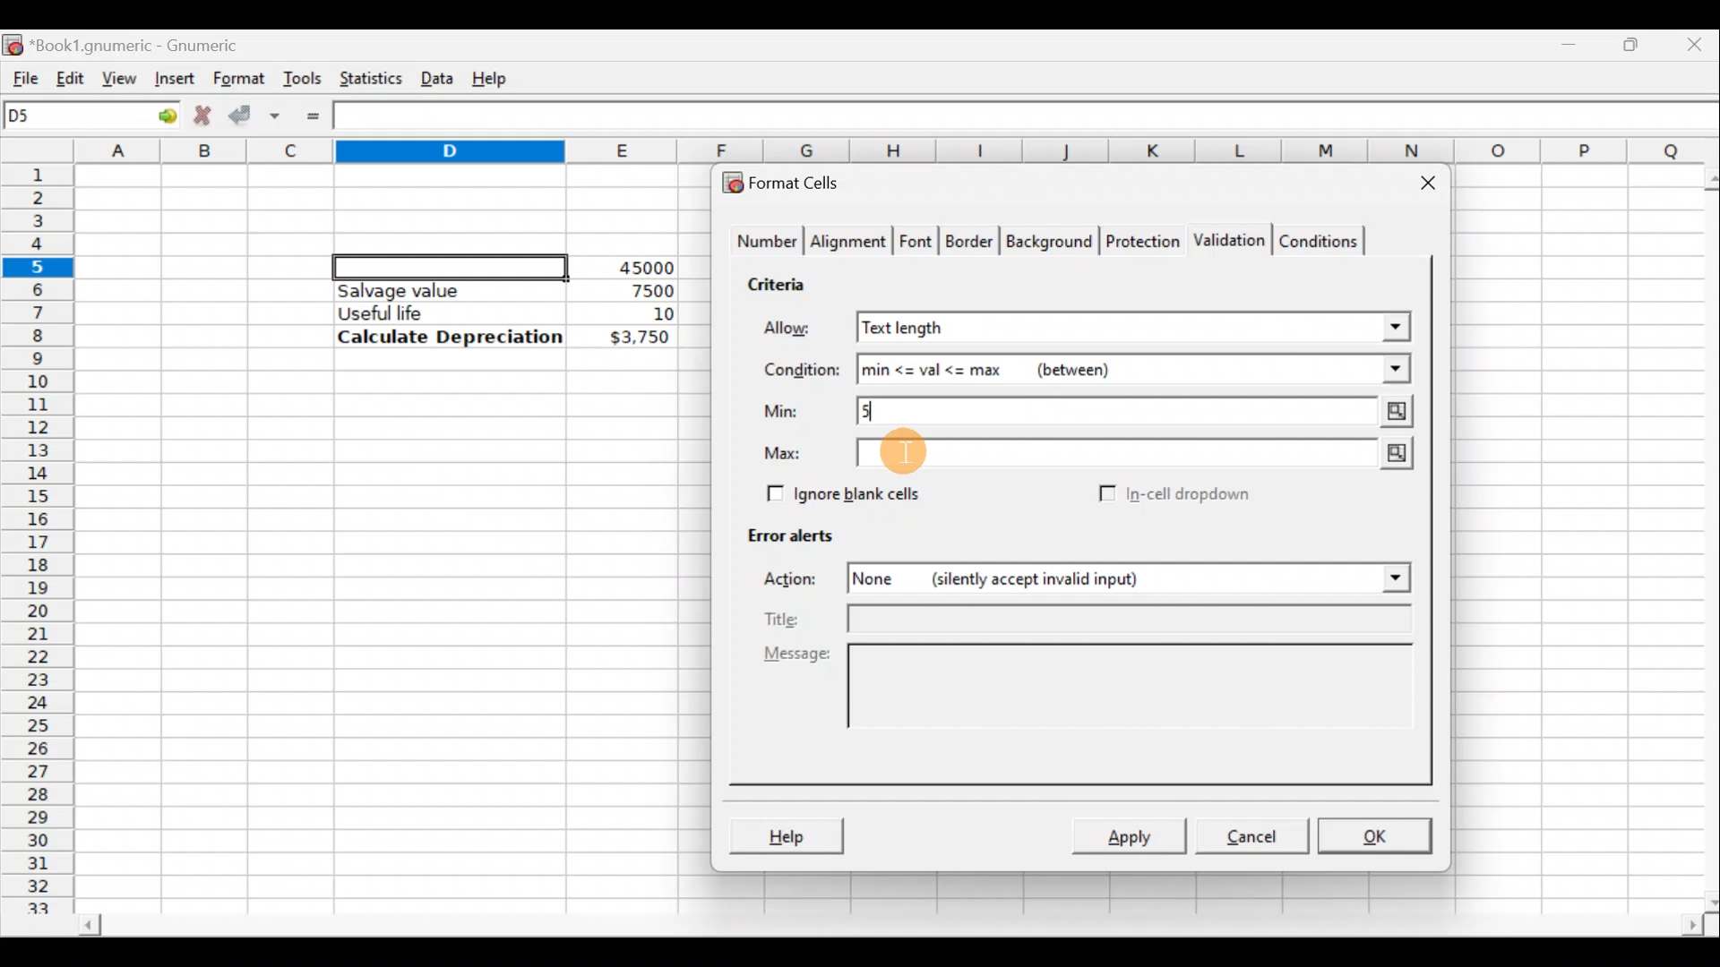  Describe the element at coordinates (313, 116) in the screenshot. I see `Enter formula` at that location.